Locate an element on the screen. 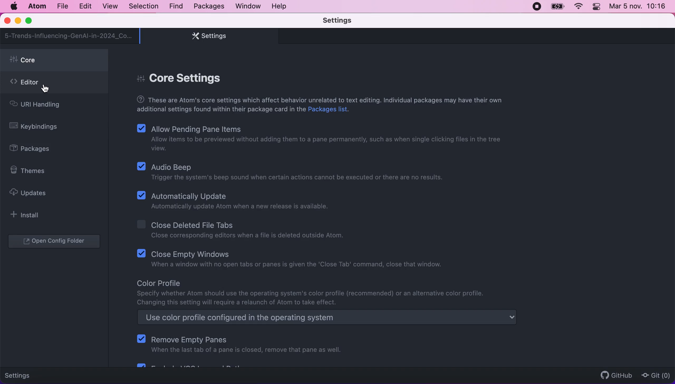 This screenshot has height=384, width=675. updates is located at coordinates (33, 193).